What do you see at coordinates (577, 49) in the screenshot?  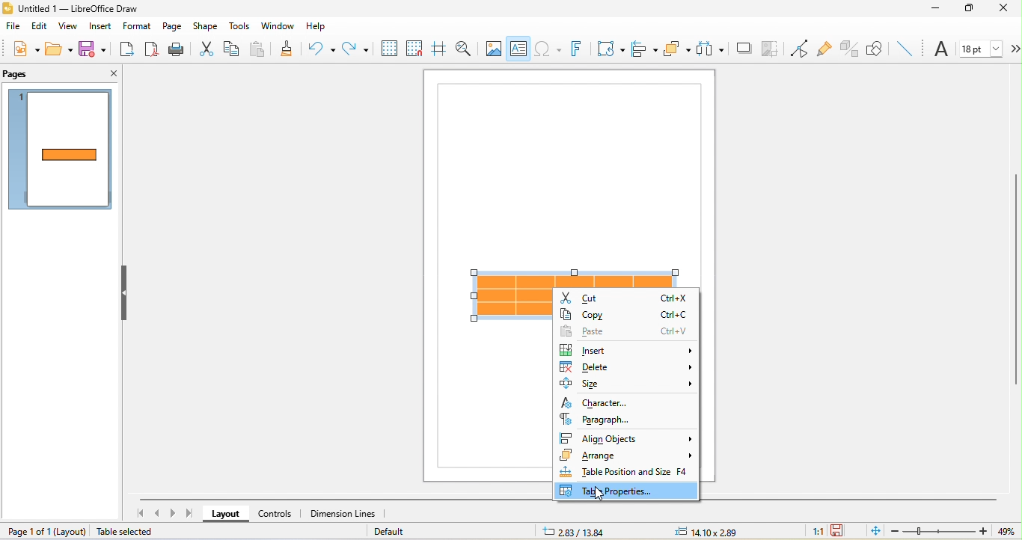 I see `fontwork text ` at bounding box center [577, 49].